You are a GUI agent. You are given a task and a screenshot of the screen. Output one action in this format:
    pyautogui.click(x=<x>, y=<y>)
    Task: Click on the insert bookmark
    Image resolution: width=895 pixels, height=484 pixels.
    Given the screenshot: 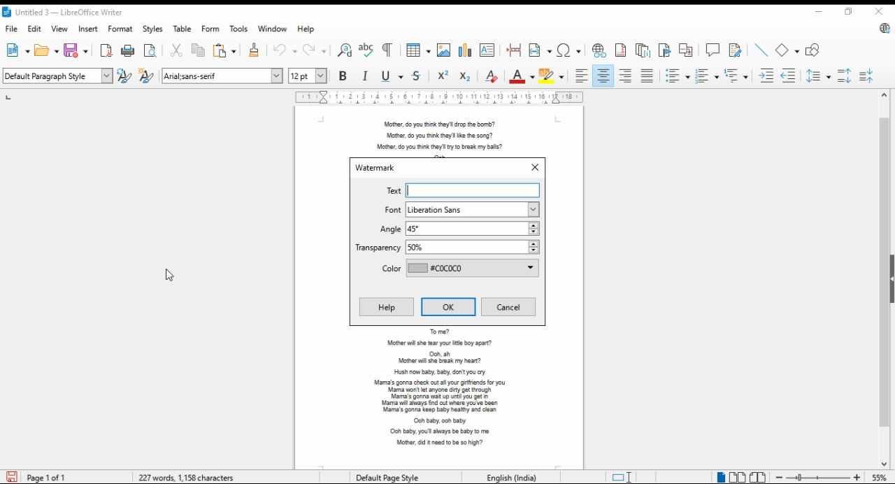 What is the action you would take?
    pyautogui.click(x=664, y=50)
    